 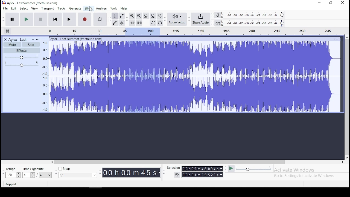 What do you see at coordinates (331, 3) in the screenshot?
I see `restore` at bounding box center [331, 3].